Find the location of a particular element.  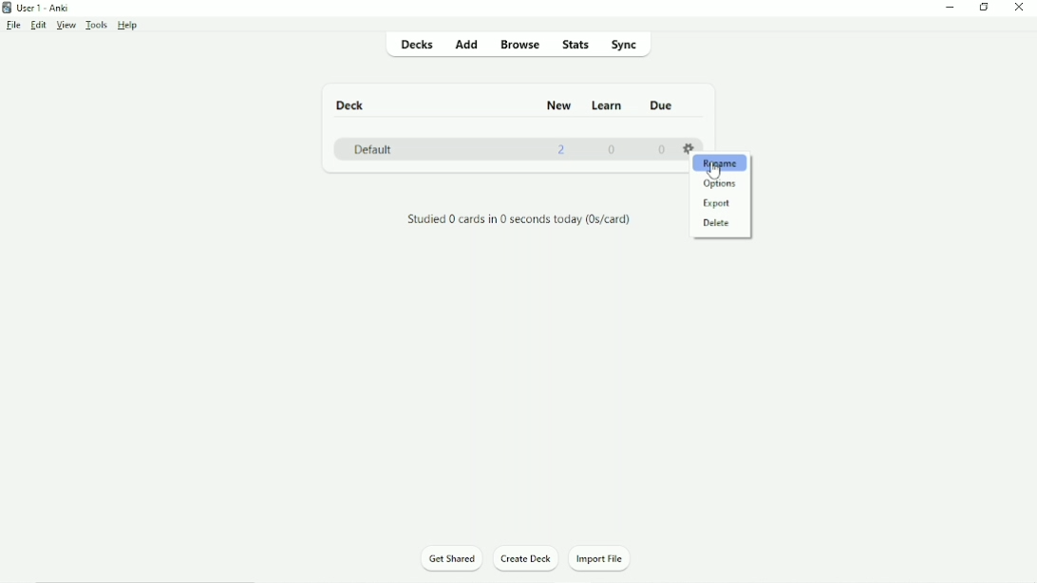

Import File is located at coordinates (608, 558).